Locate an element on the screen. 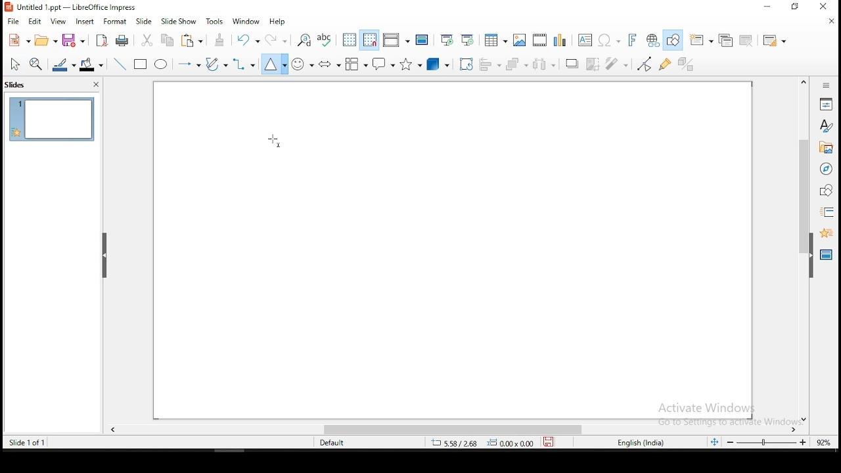 The image size is (841, 473). scroll bar is located at coordinates (801, 249).